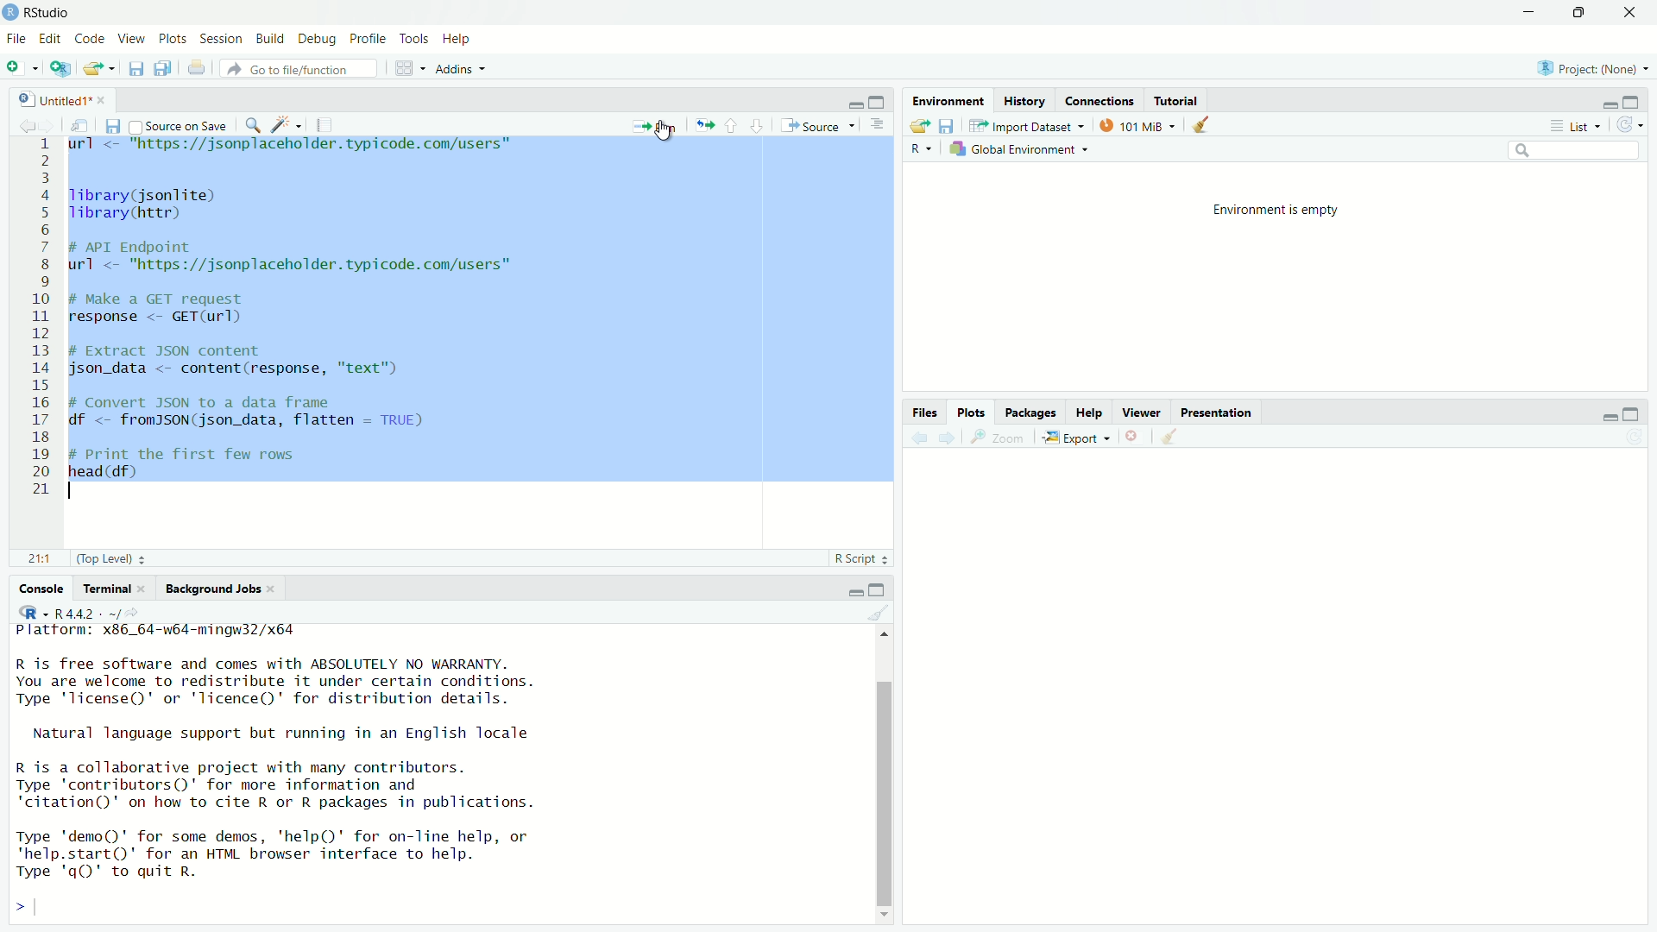 The height and width of the screenshot is (932, 1657). What do you see at coordinates (918, 441) in the screenshot?
I see `Previous` at bounding box center [918, 441].